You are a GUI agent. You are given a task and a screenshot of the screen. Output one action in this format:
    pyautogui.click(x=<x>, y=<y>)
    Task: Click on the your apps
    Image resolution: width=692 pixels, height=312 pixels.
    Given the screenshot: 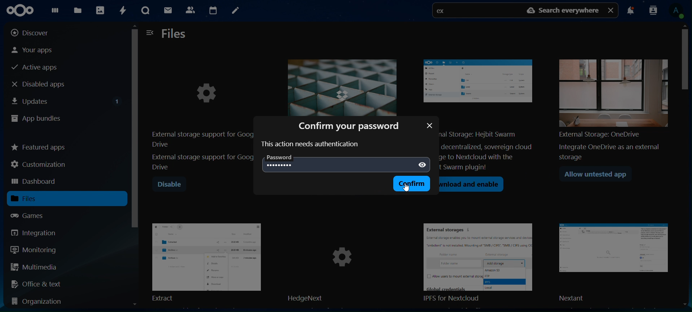 What is the action you would take?
    pyautogui.click(x=39, y=49)
    